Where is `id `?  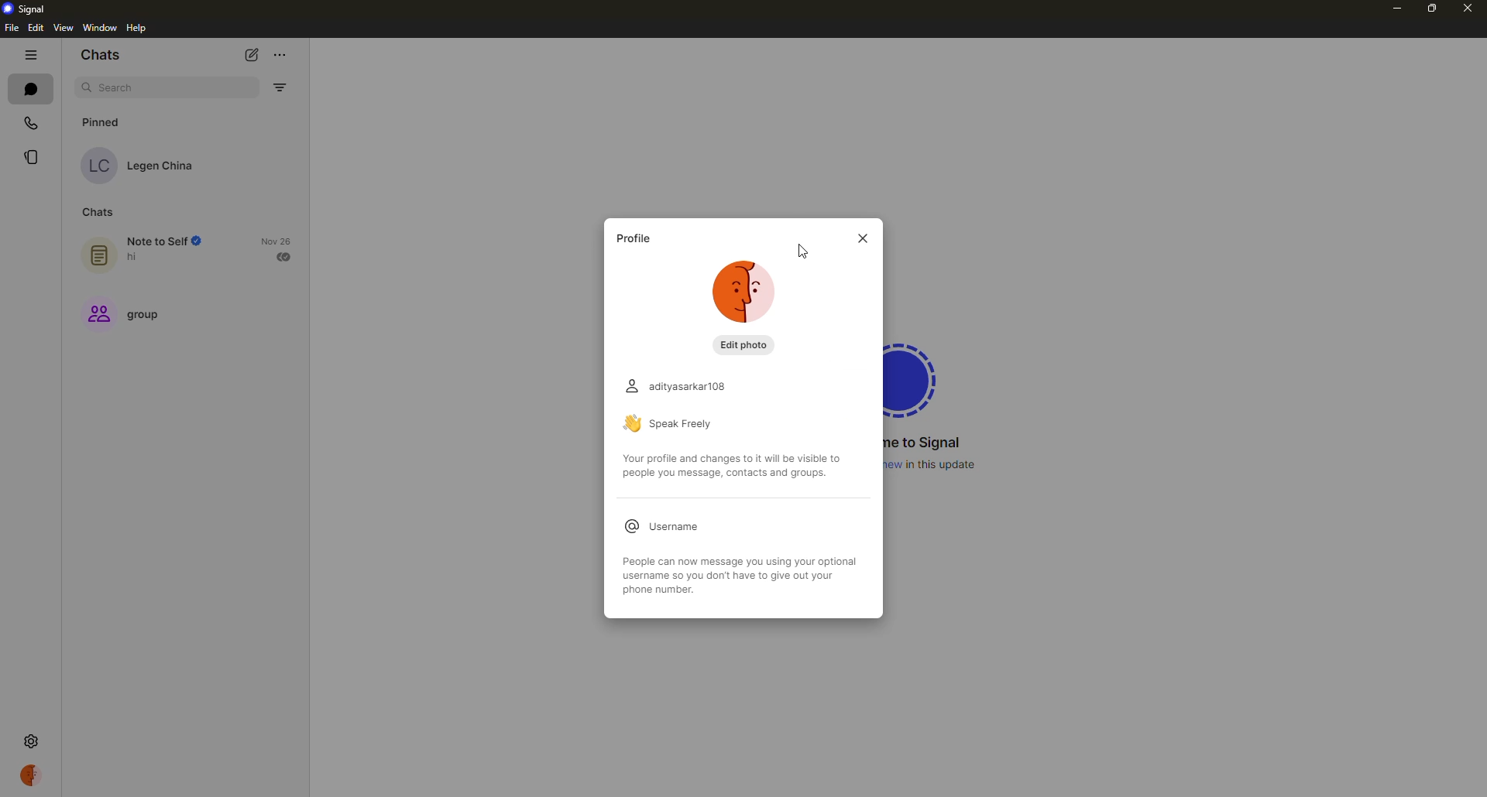
id  is located at coordinates (675, 386).